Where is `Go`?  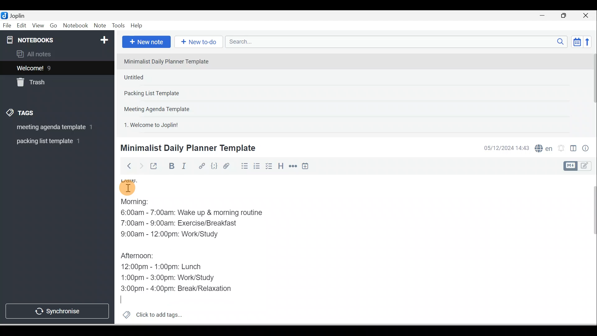
Go is located at coordinates (54, 26).